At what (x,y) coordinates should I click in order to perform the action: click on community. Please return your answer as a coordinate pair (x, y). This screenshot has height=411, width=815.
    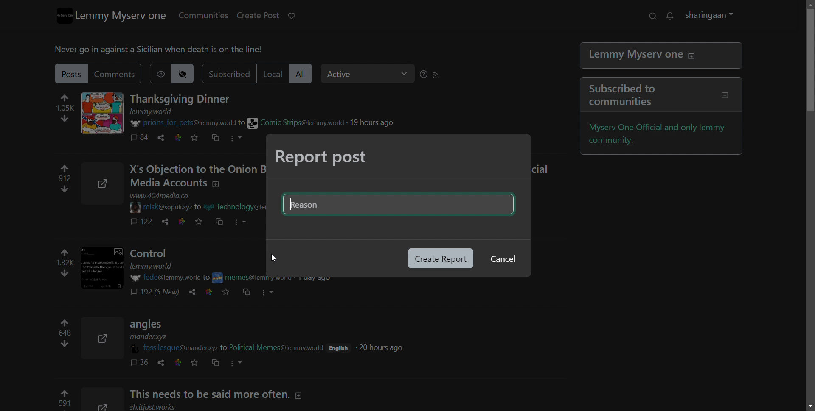
    Looking at the image, I should click on (240, 277).